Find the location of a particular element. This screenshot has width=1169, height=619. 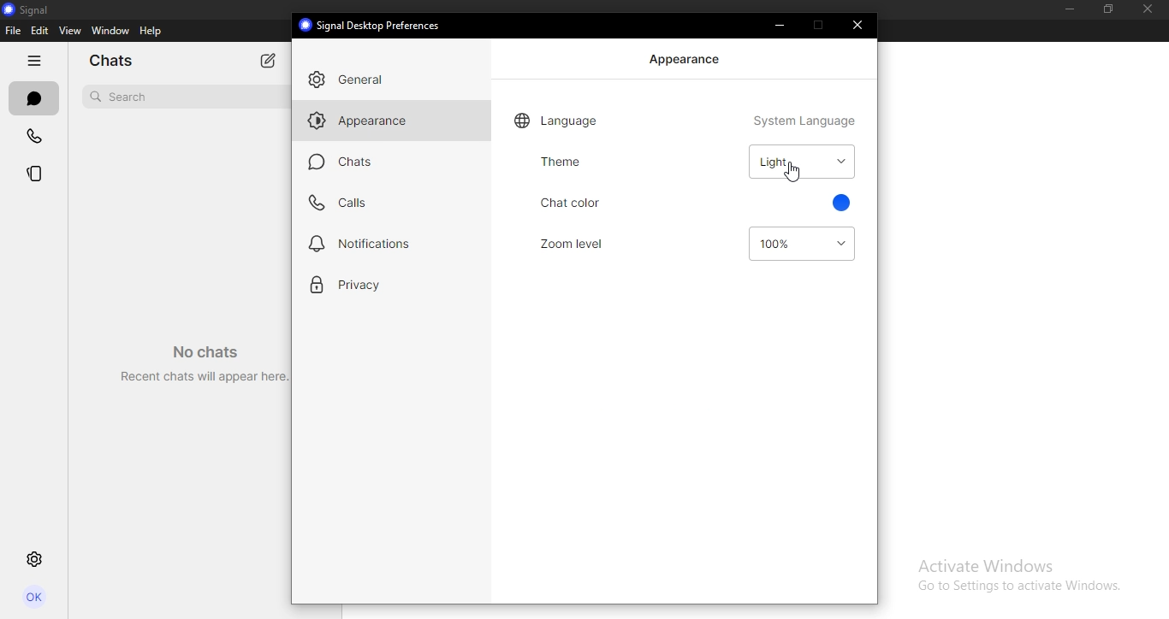

restore down is located at coordinates (1104, 9).